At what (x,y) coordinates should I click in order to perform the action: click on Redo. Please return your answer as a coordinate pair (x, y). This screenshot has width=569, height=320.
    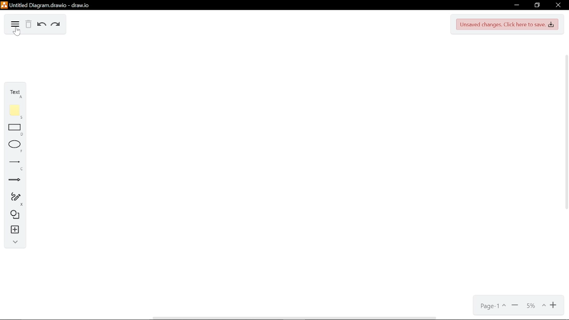
    Looking at the image, I should click on (55, 26).